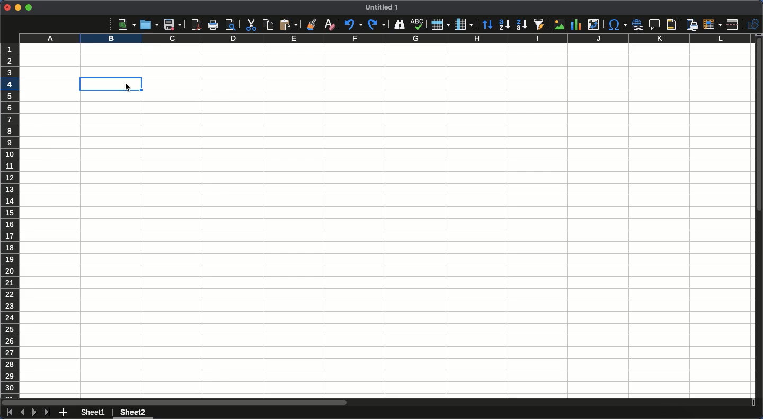  What do you see at coordinates (126, 88) in the screenshot?
I see `cursor` at bounding box center [126, 88].